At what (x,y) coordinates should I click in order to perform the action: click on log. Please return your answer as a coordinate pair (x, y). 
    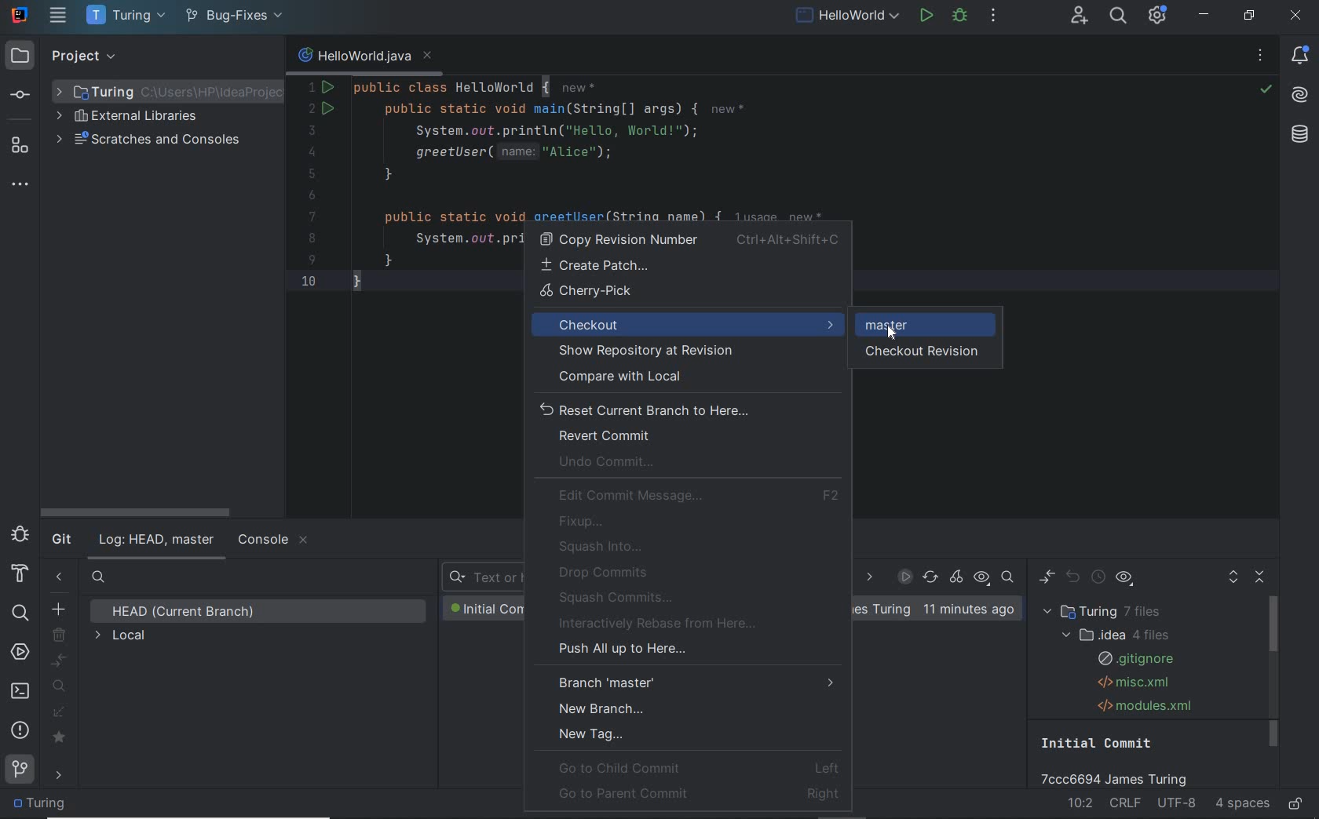
    Looking at the image, I should click on (155, 541).